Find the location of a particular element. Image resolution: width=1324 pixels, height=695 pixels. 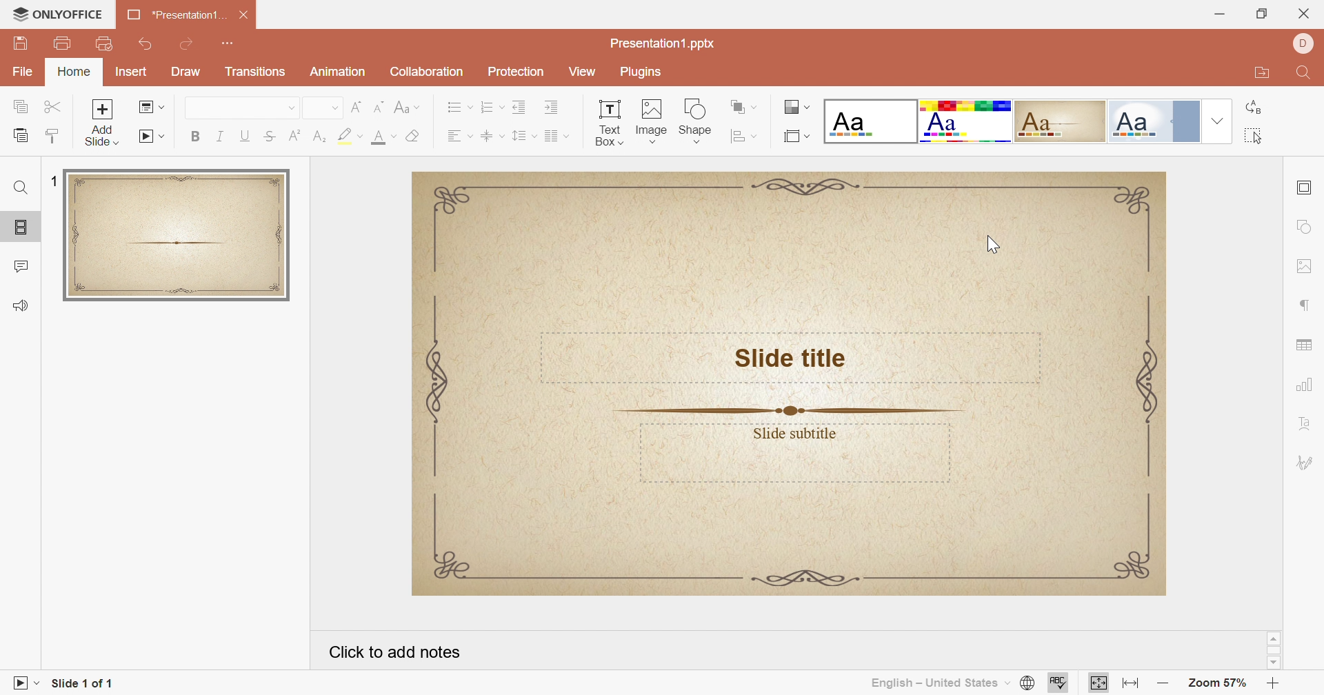

Open file location is located at coordinates (1266, 74).